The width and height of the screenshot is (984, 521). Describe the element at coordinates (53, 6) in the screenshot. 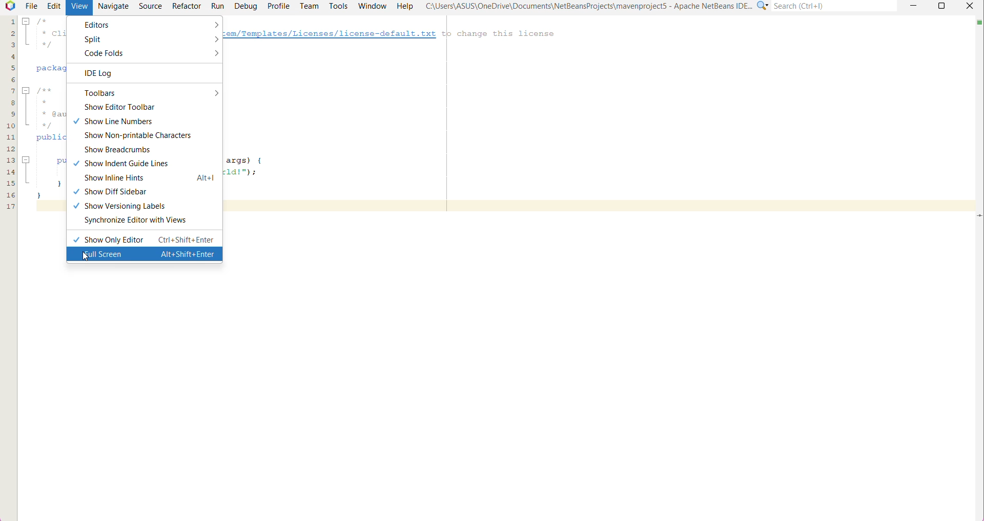

I see `Edit` at that location.